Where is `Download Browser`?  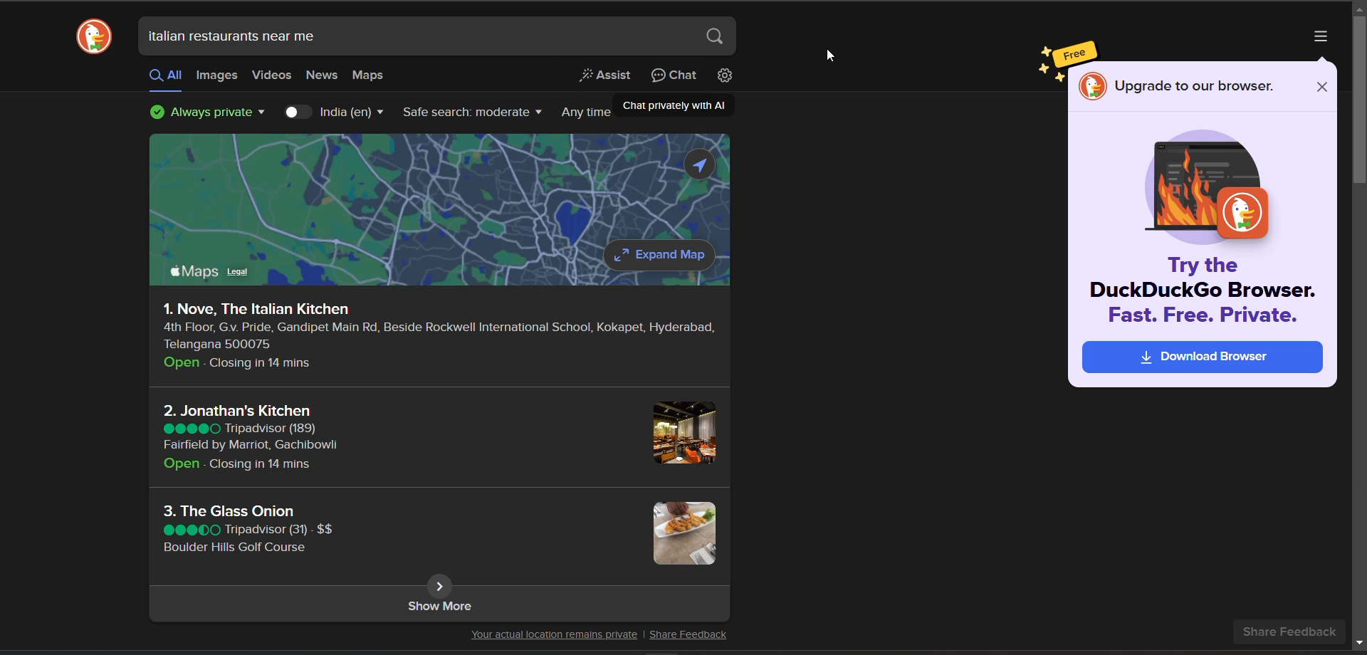 Download Browser is located at coordinates (1203, 357).